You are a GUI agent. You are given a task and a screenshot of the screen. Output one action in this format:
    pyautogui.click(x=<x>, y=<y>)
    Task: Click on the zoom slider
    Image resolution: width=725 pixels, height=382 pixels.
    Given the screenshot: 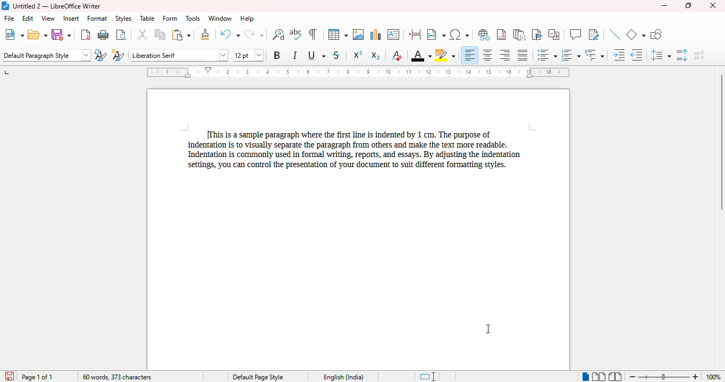 What is the action you would take?
    pyautogui.click(x=665, y=377)
    